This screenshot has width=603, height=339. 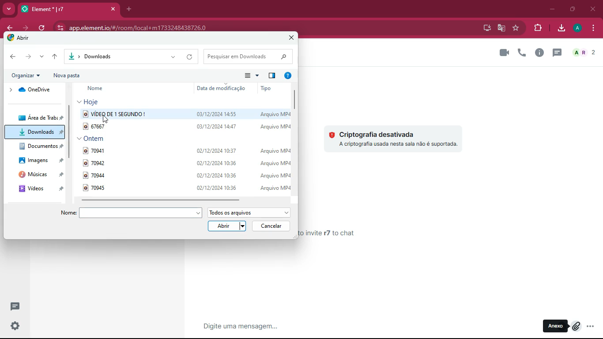 I want to click on criptografia desativada a criptografia usada nesta sala nao e suportada, so click(x=395, y=137).